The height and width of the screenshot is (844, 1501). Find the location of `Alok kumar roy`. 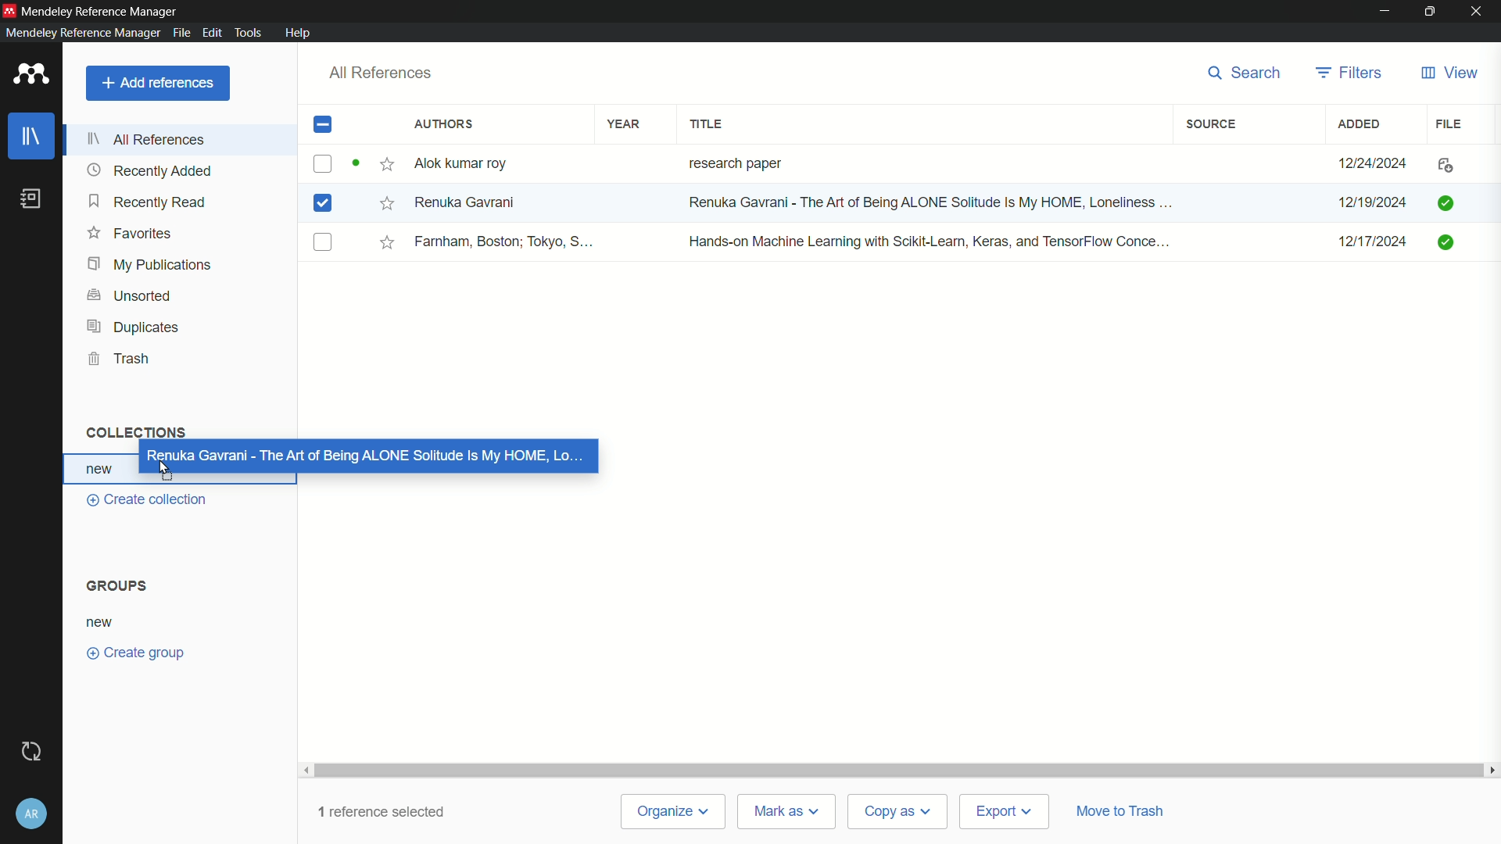

Alok kumar roy is located at coordinates (462, 163).